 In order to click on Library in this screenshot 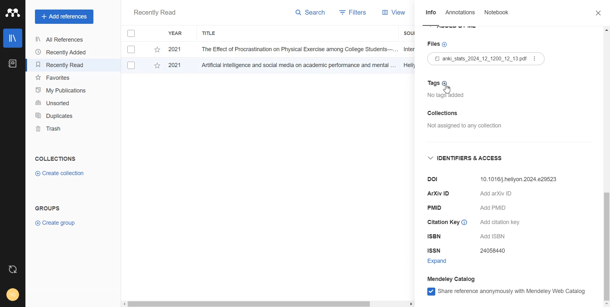, I will do `click(13, 38)`.